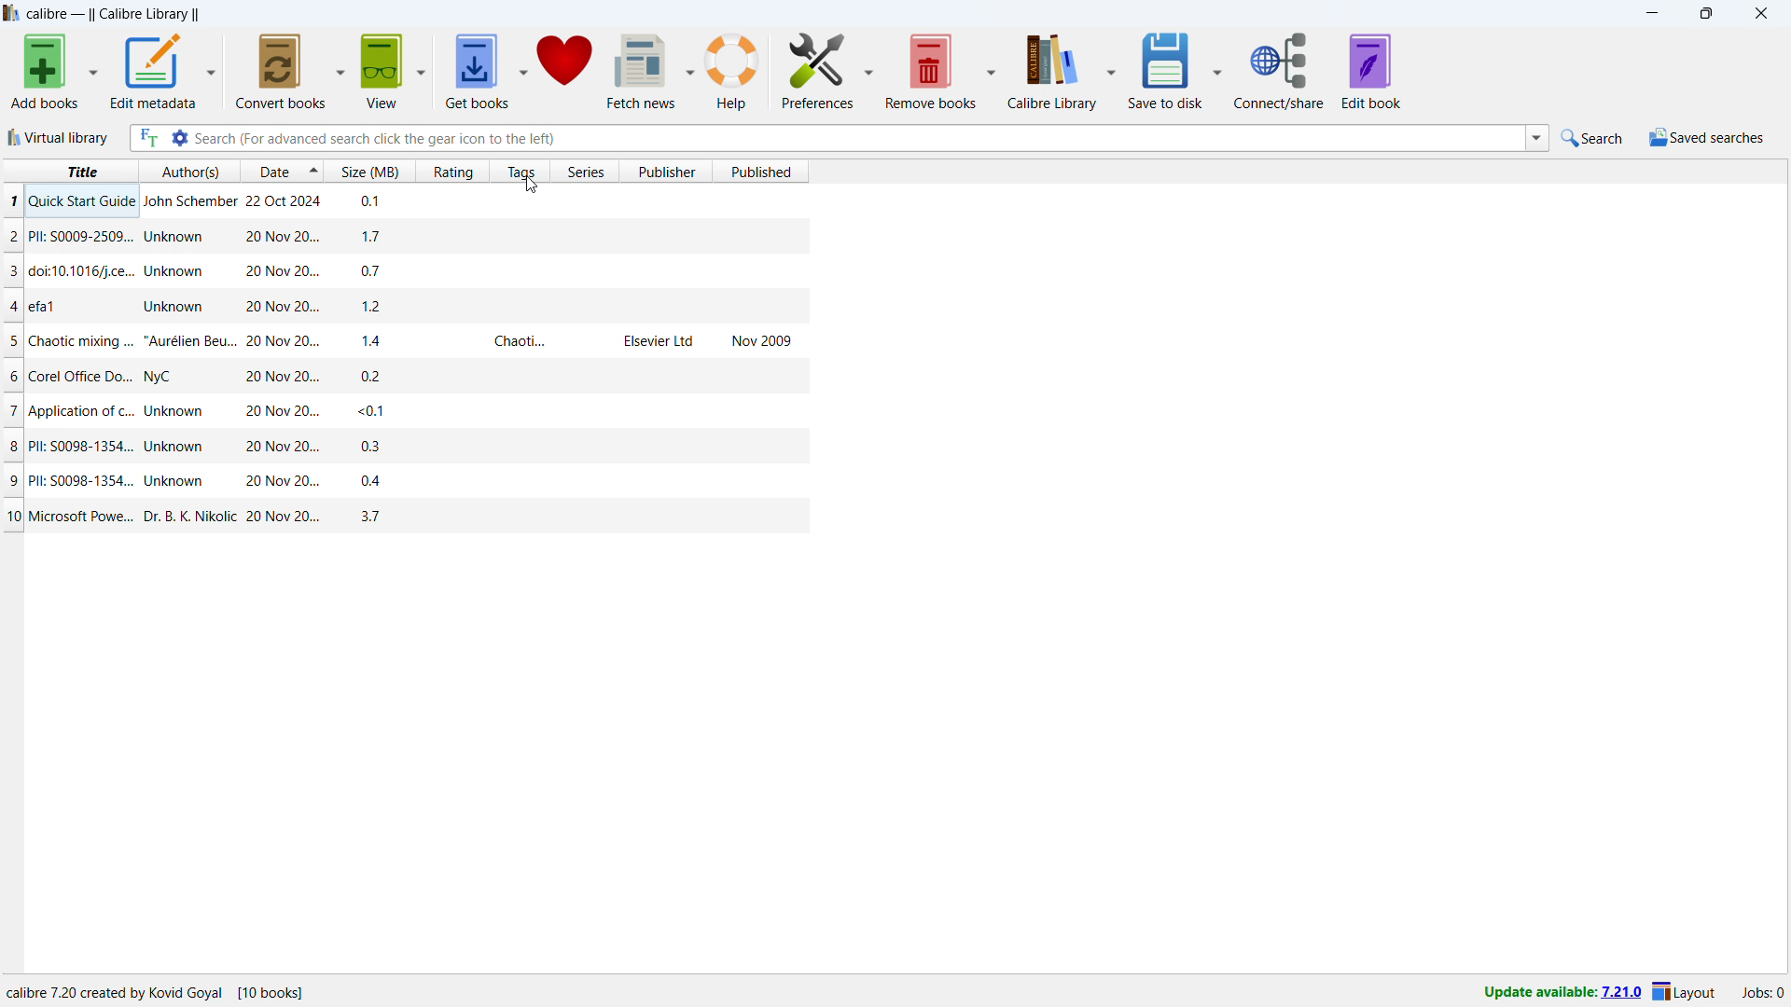  What do you see at coordinates (400, 375) in the screenshot?
I see `one book entry` at bounding box center [400, 375].